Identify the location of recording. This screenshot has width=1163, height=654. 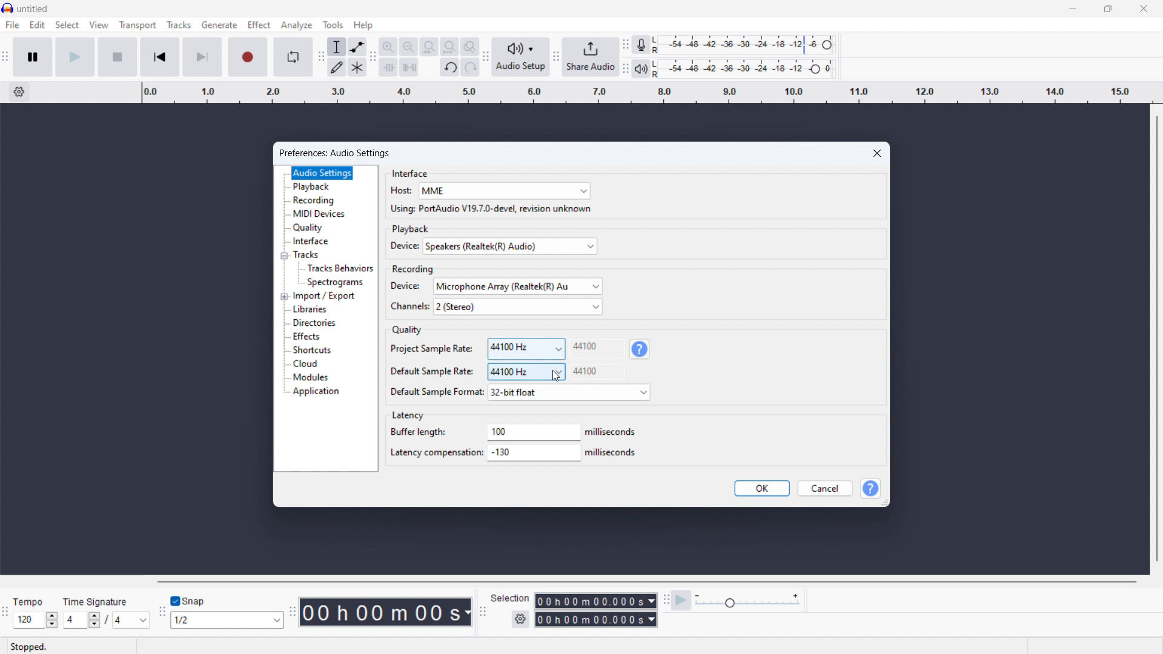
(414, 268).